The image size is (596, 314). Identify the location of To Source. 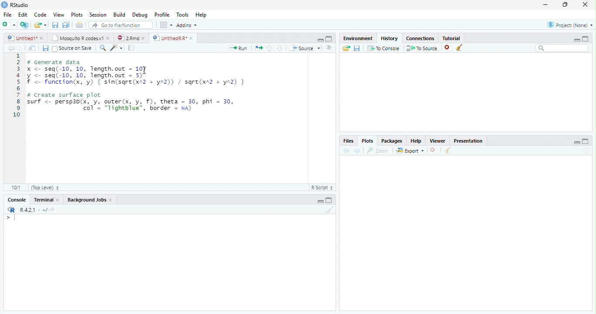
(421, 48).